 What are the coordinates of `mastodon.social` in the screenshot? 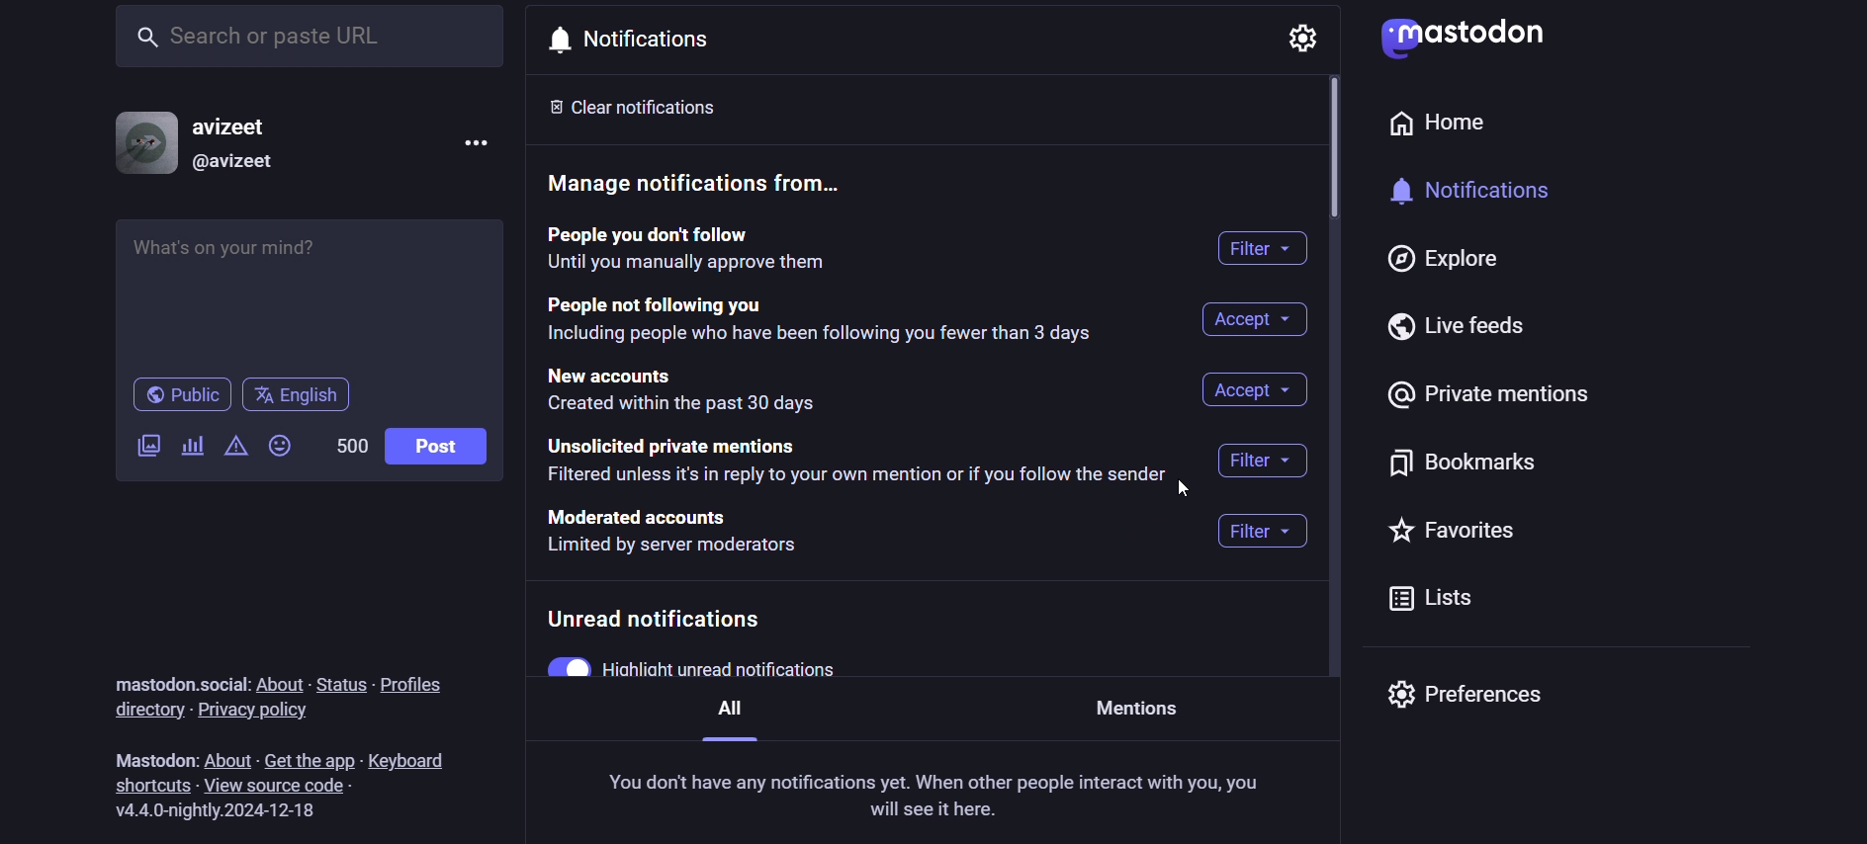 It's located at (186, 678).